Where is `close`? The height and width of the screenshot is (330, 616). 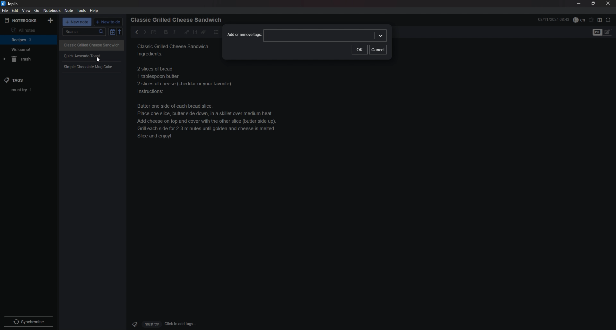
close is located at coordinates (609, 3).